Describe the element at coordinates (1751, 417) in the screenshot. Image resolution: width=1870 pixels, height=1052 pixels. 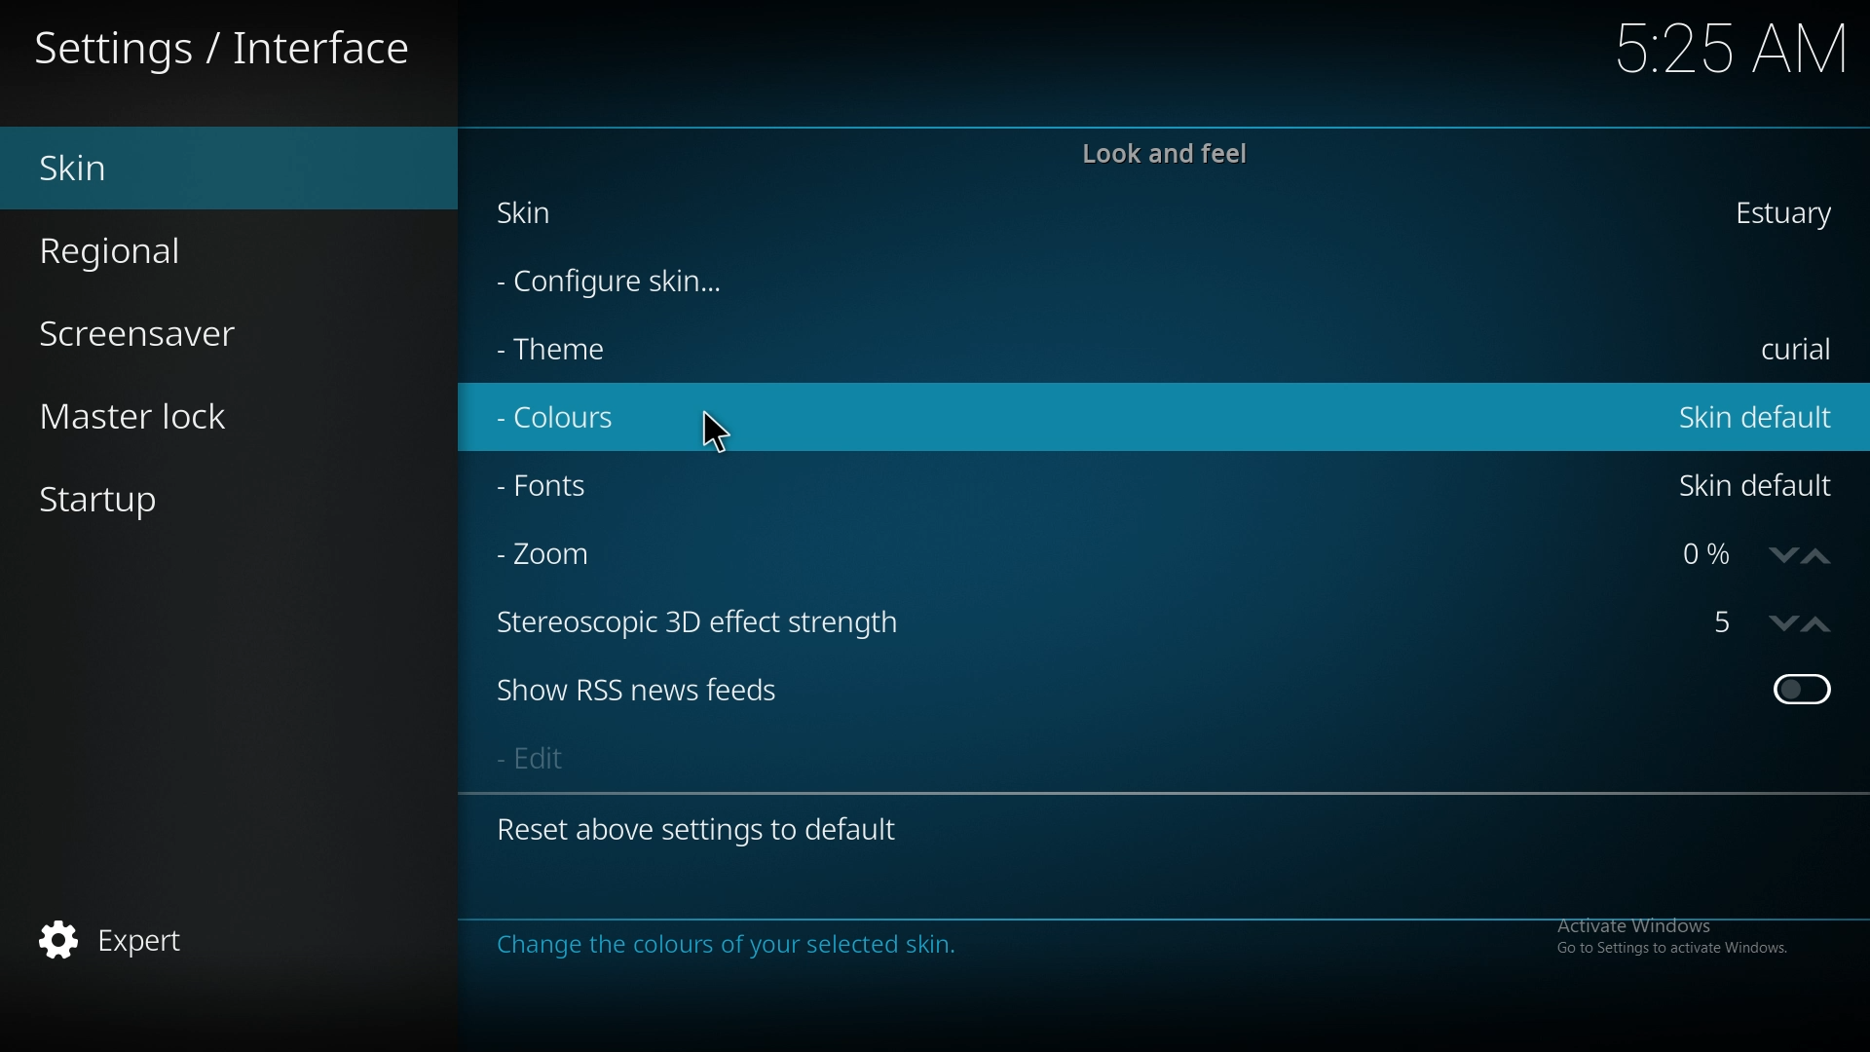
I see `skin default` at that location.